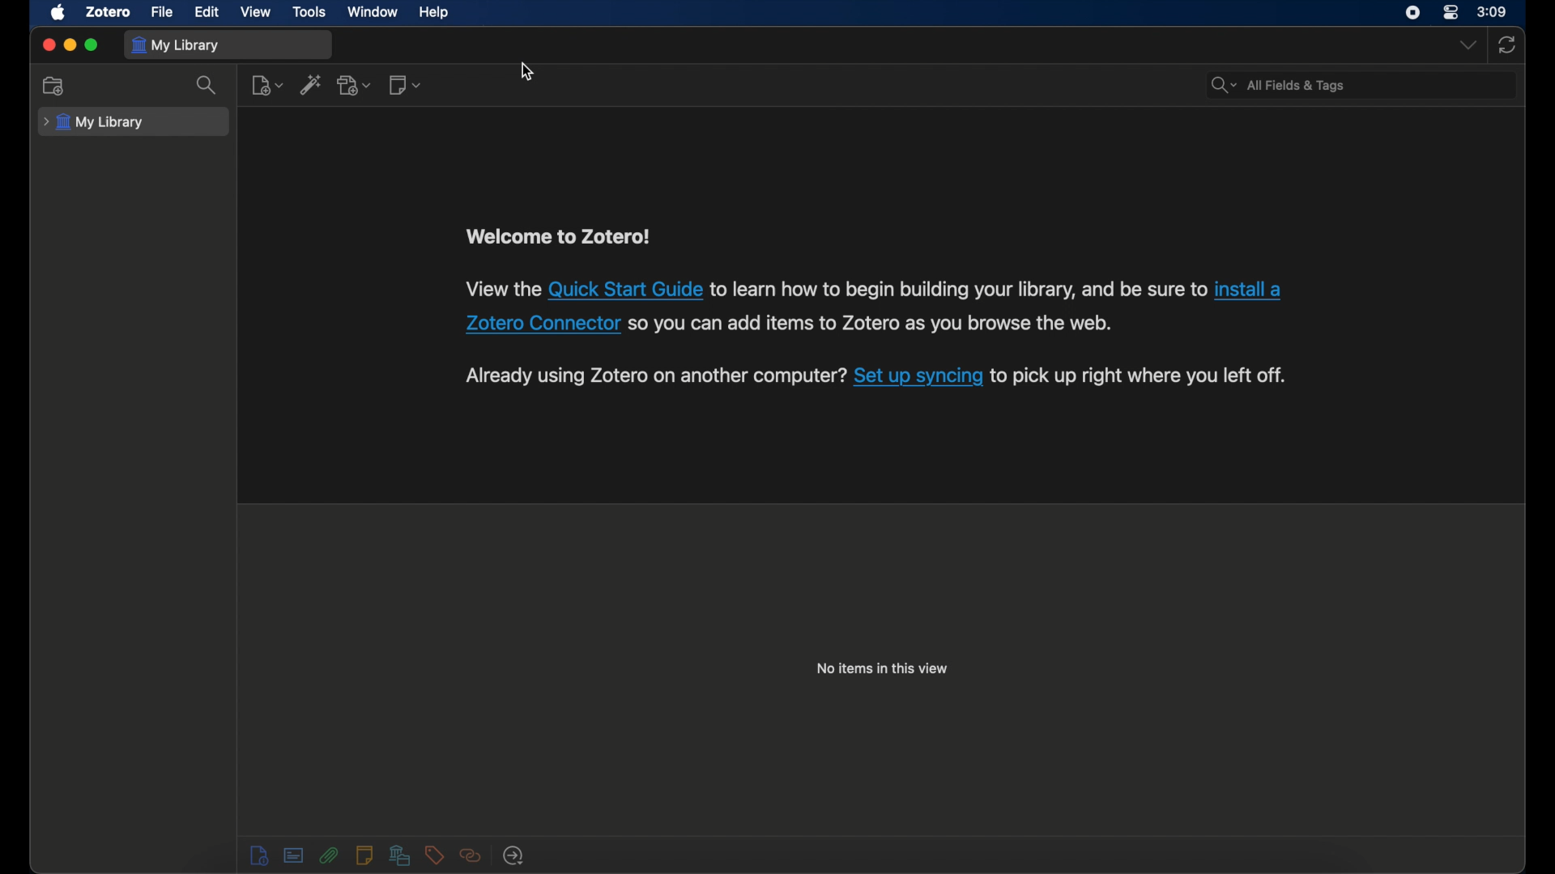 The height and width of the screenshot is (874, 1555). I want to click on collection, so click(54, 86).